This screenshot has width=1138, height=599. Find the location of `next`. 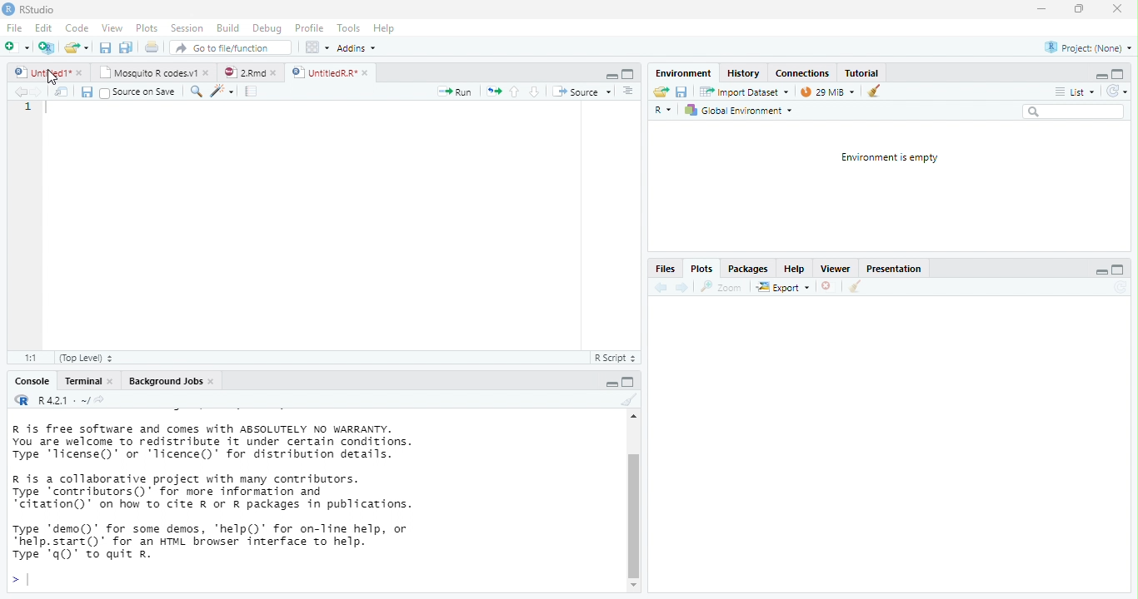

next is located at coordinates (682, 287).